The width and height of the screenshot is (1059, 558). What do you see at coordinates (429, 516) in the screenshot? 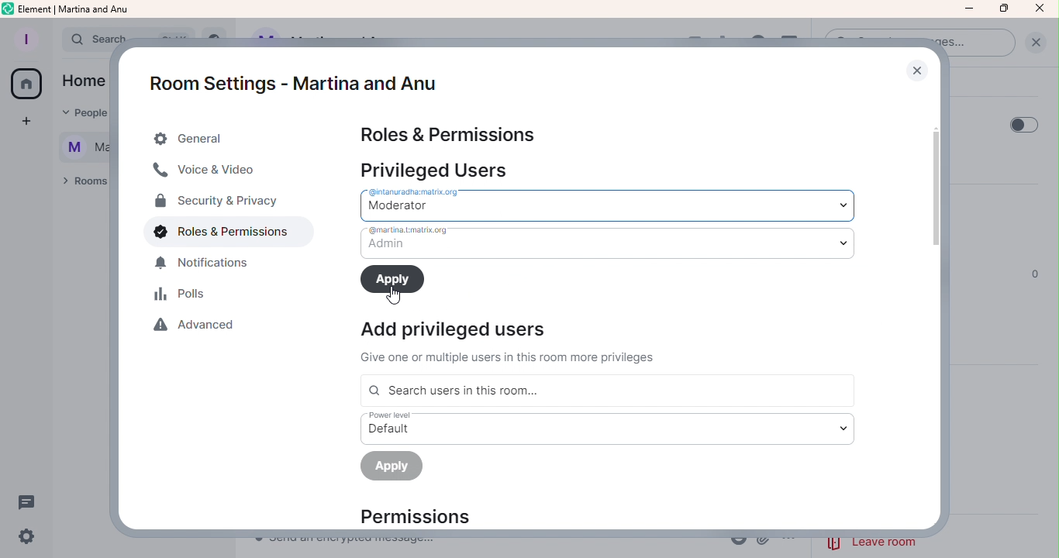
I see `Permissions` at bounding box center [429, 516].